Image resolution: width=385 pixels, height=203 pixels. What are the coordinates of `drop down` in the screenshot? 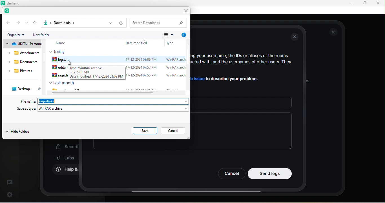 It's located at (27, 23).